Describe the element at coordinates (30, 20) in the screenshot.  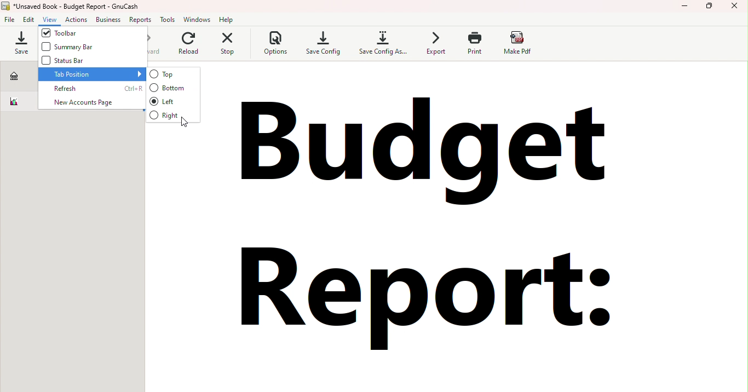
I see `Edit` at that location.